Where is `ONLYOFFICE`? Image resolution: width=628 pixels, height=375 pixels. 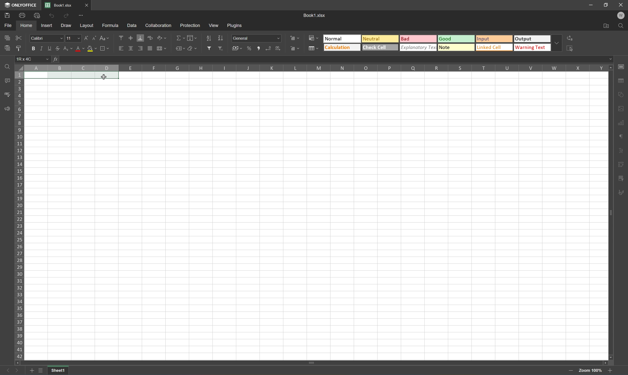
ONLYOFFICE is located at coordinates (20, 5).